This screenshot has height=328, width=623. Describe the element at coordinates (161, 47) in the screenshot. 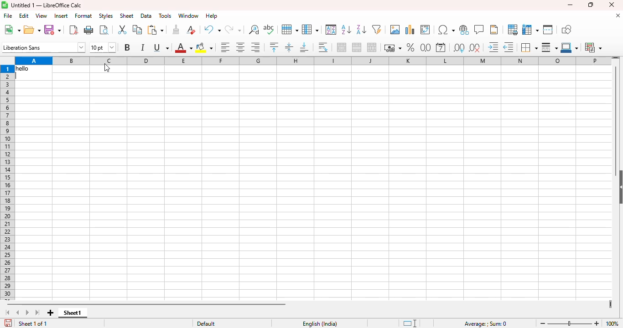

I see `underline` at that location.